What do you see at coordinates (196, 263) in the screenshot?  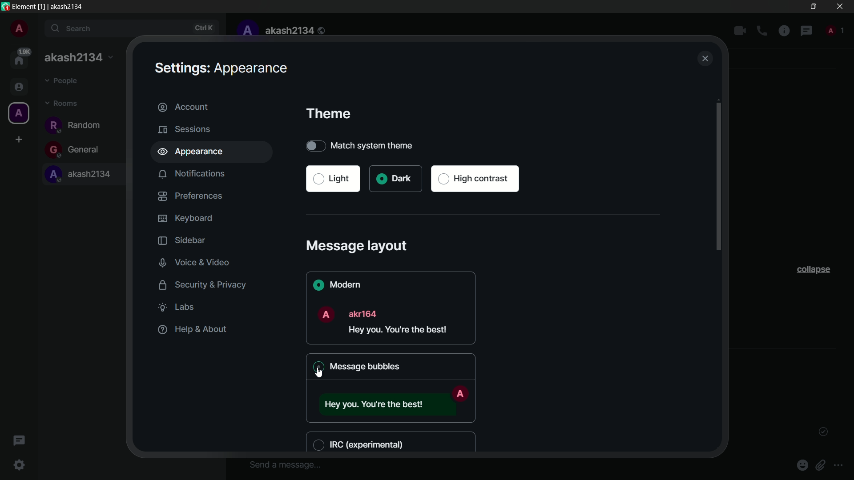 I see `voice and video` at bounding box center [196, 263].